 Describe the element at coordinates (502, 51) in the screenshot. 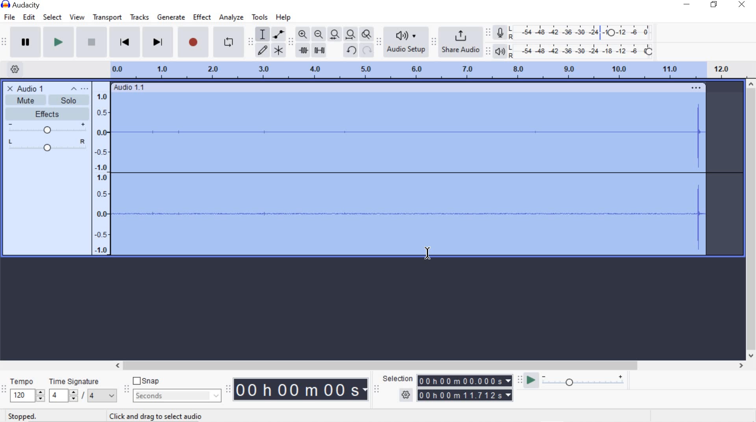

I see `Playback meter` at that location.